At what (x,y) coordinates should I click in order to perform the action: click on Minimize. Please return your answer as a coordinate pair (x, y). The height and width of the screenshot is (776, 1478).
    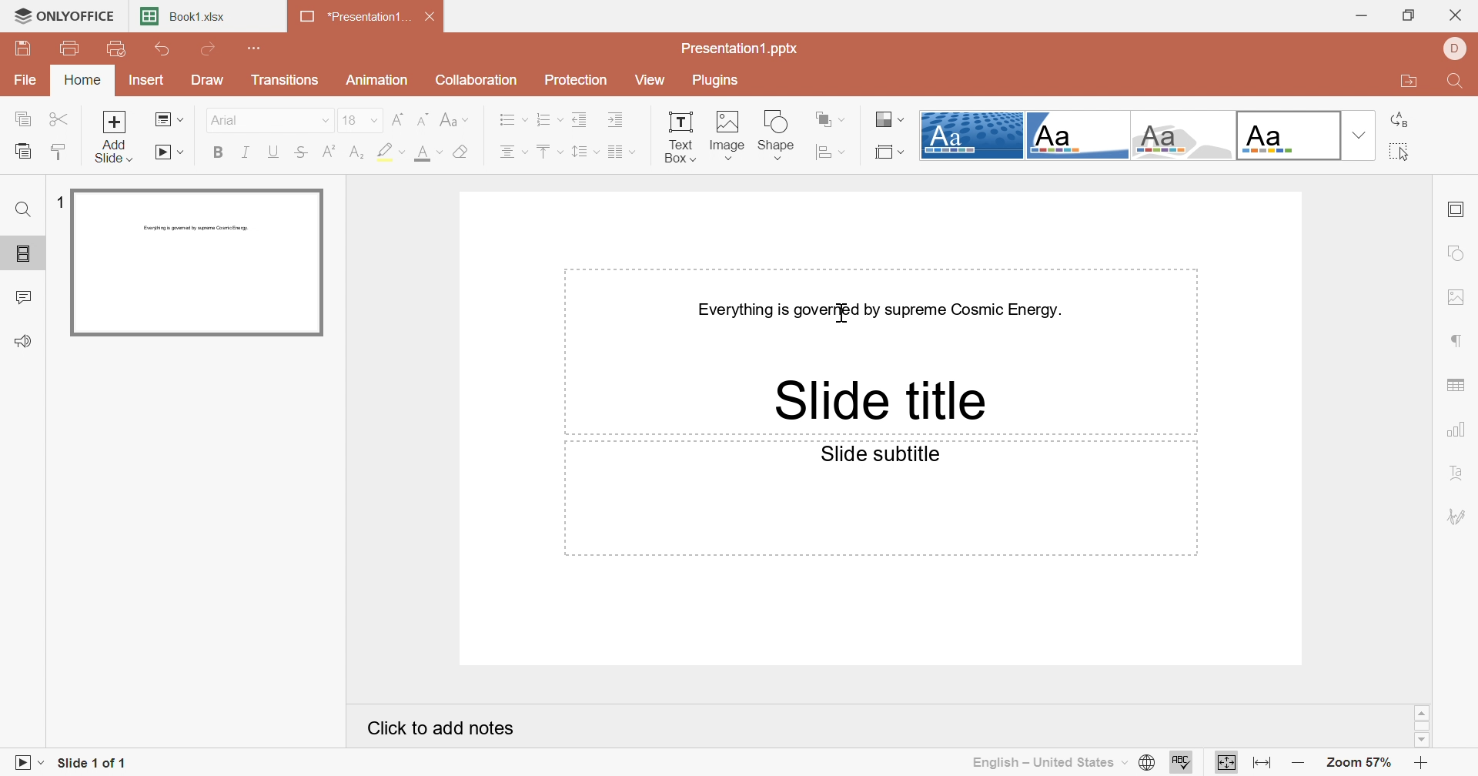
    Looking at the image, I should click on (1363, 16).